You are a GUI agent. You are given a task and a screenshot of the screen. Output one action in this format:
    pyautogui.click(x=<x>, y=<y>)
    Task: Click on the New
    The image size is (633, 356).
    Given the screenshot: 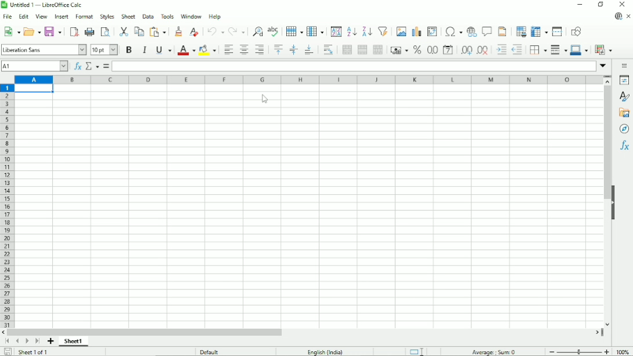 What is the action you would take?
    pyautogui.click(x=11, y=32)
    